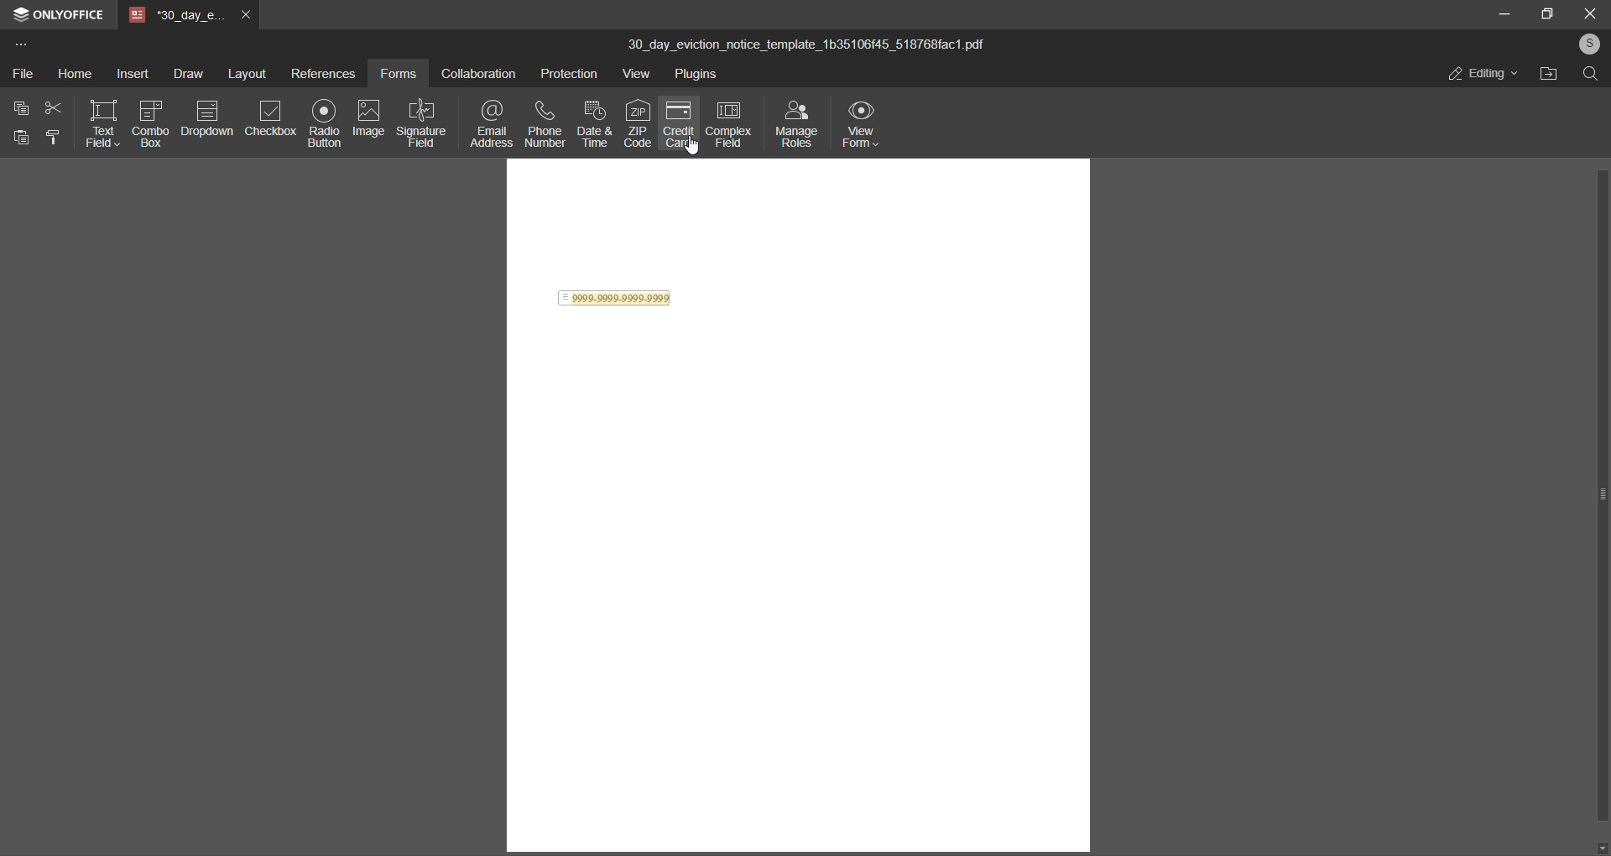 The height and width of the screenshot is (856, 1611). I want to click on user, so click(1588, 43).